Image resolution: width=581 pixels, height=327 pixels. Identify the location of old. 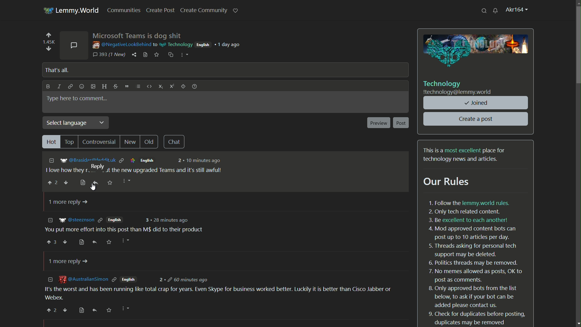
(151, 142).